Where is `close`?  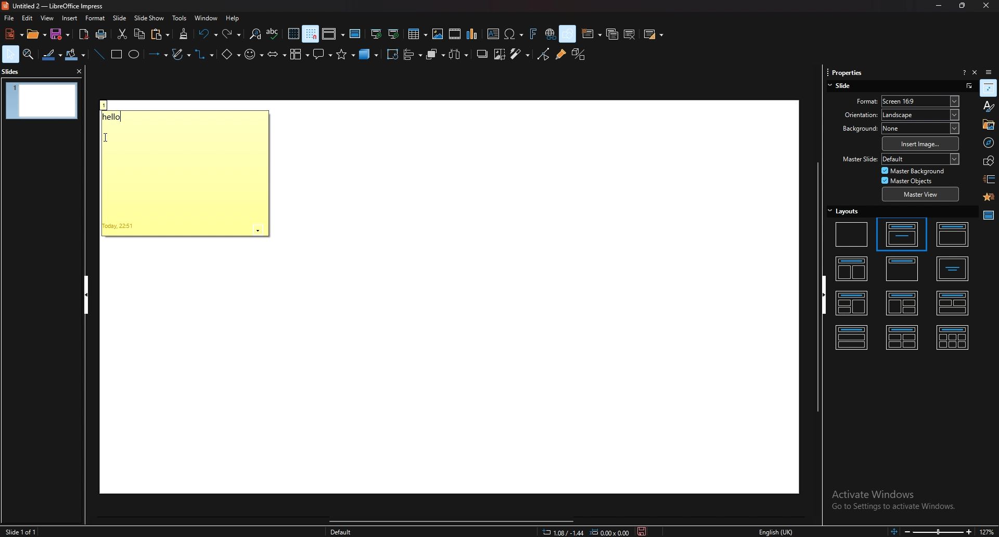 close is located at coordinates (78, 71).